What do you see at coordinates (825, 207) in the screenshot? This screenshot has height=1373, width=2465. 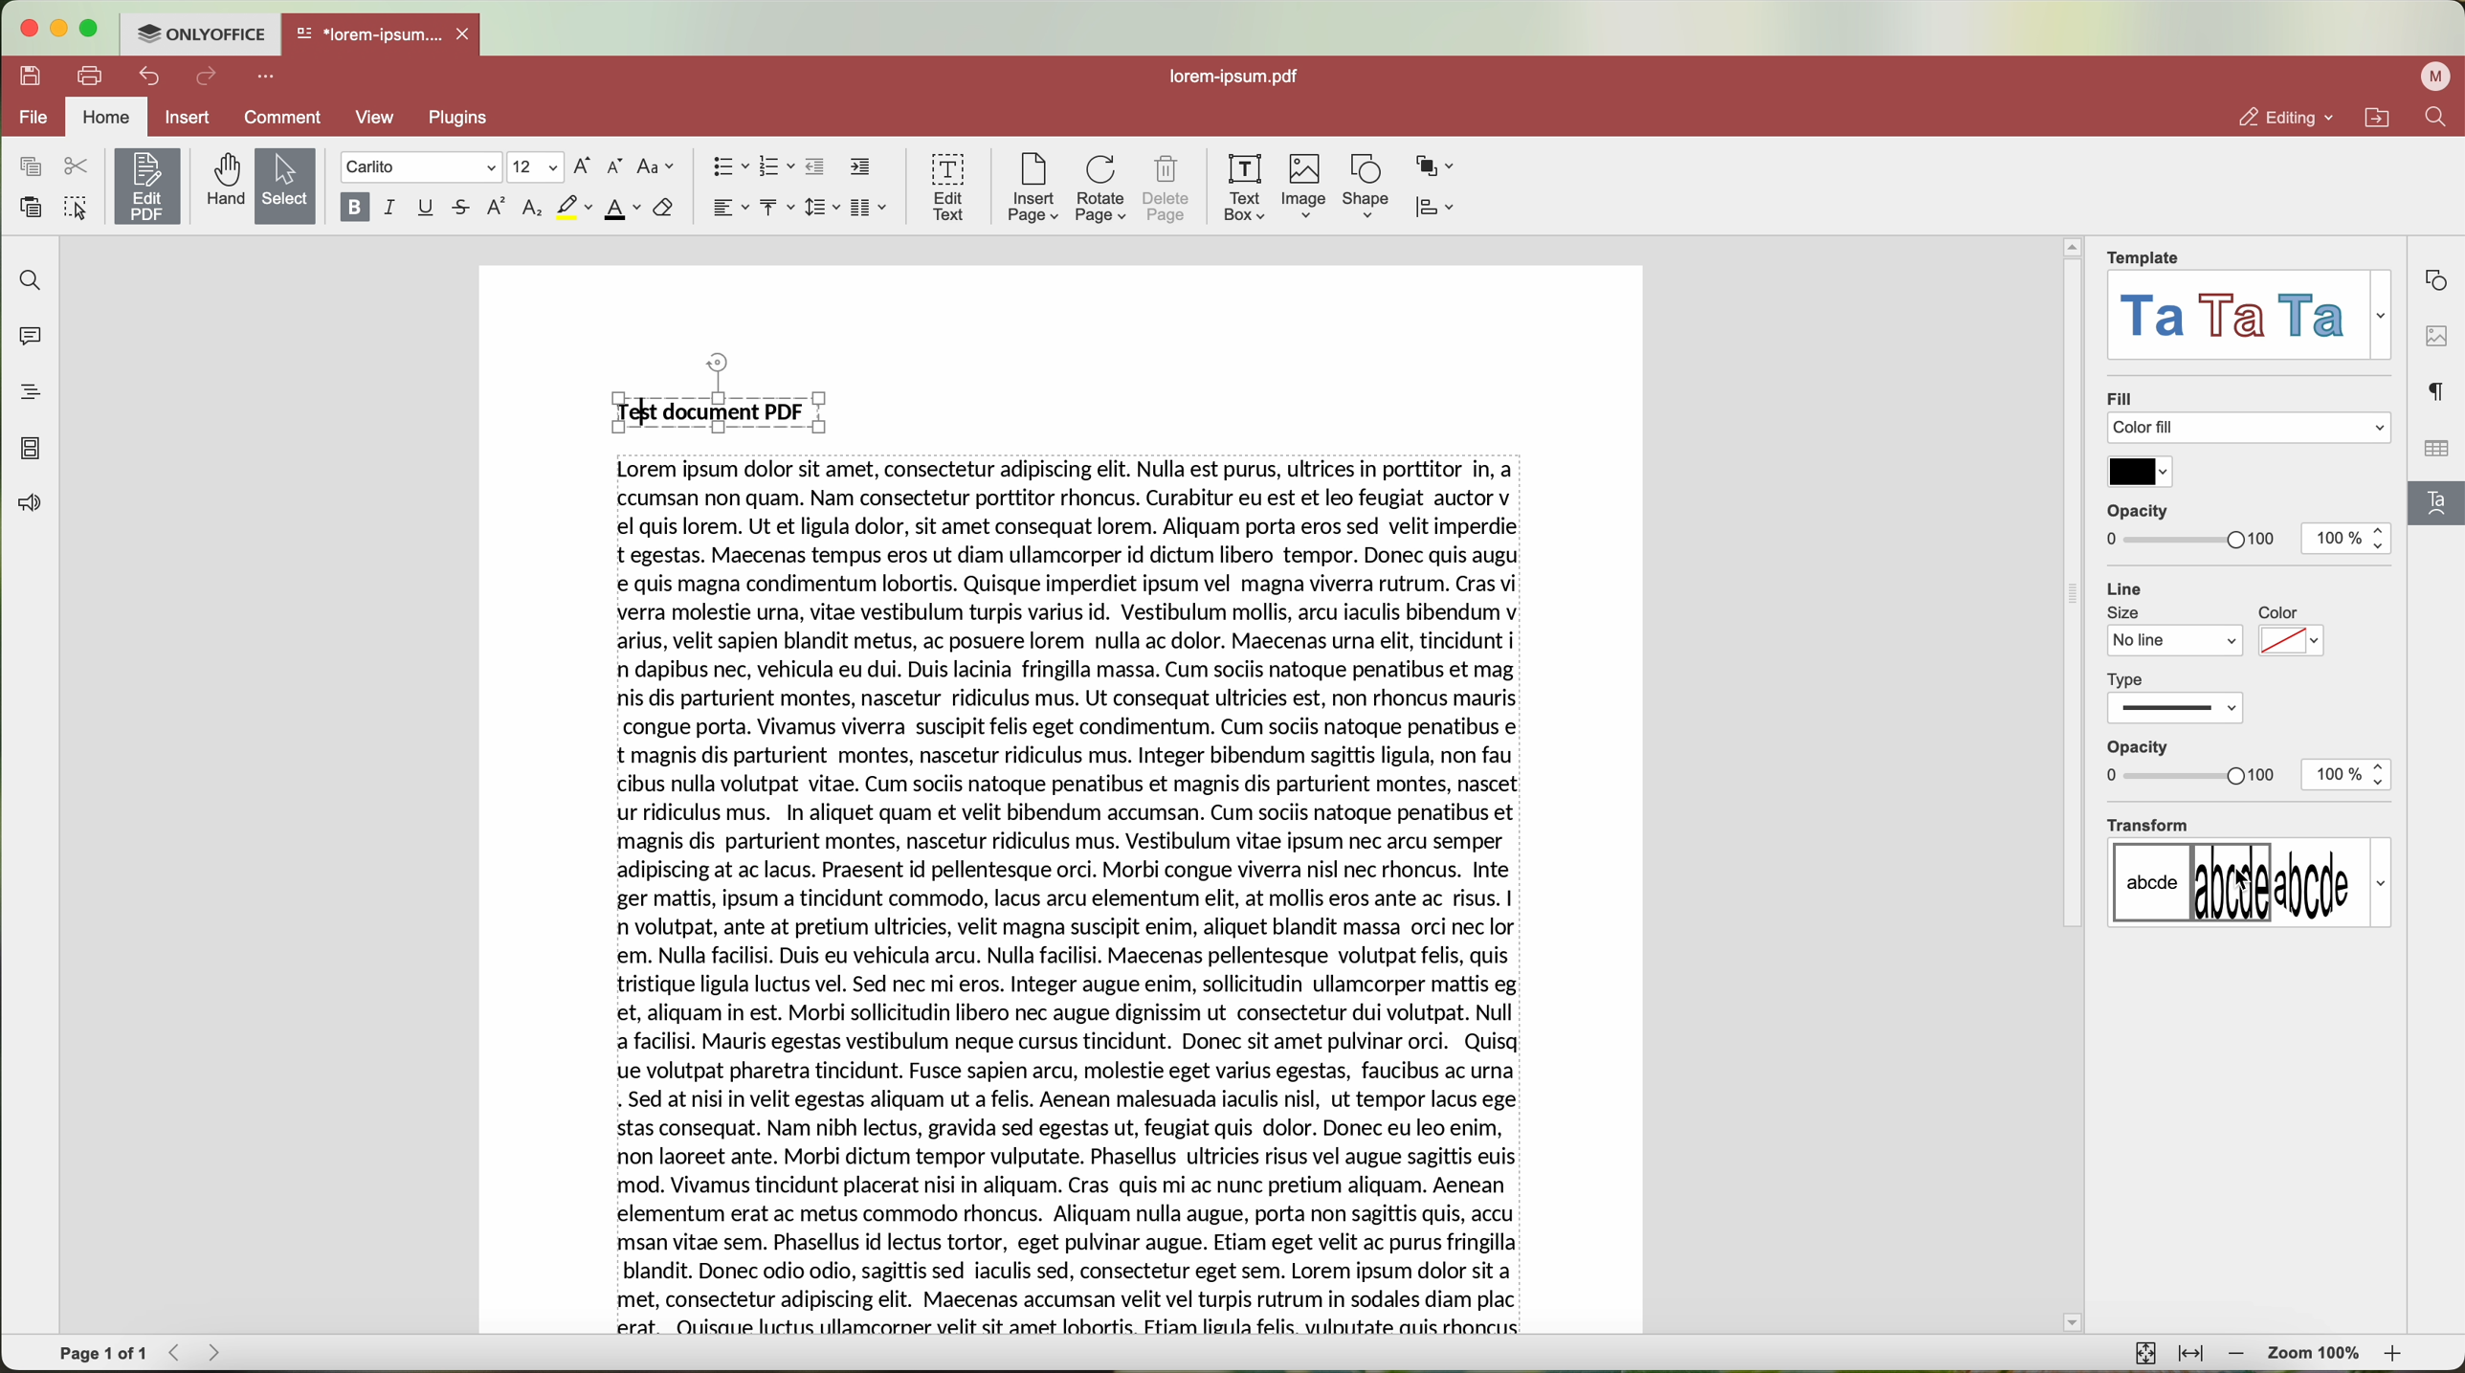 I see `line spacing` at bounding box center [825, 207].